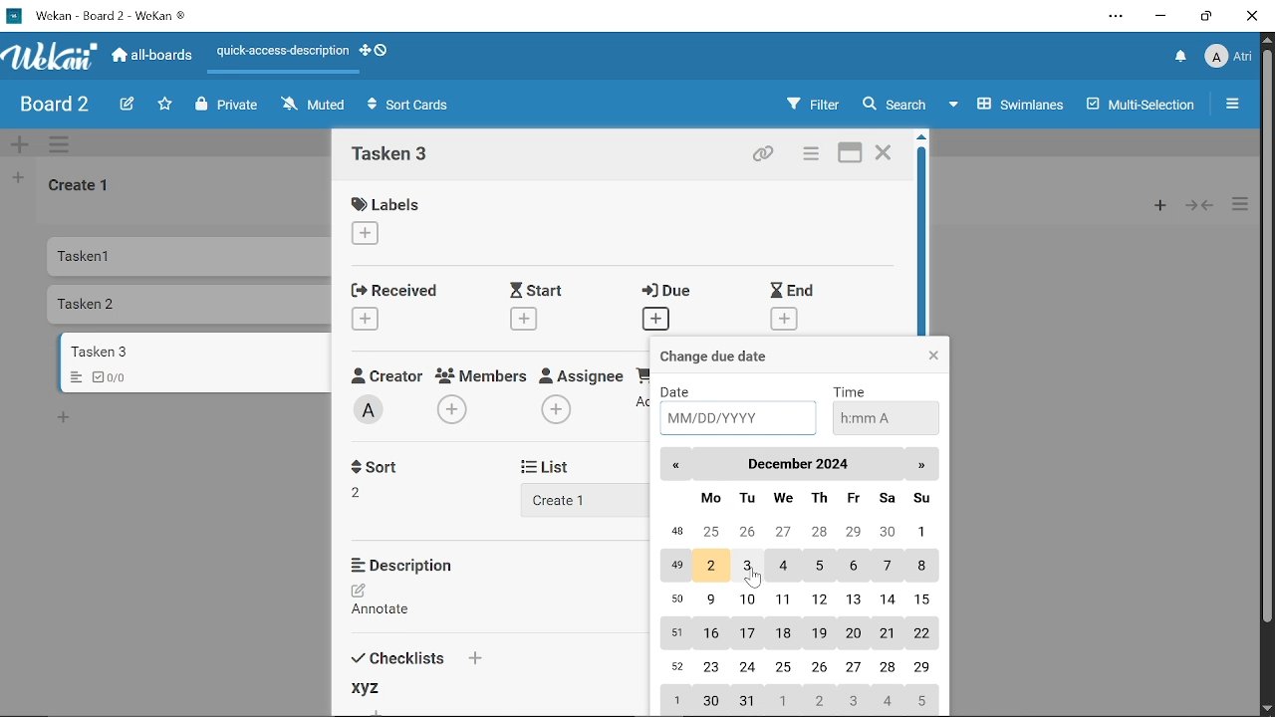 This screenshot has height=717, width=1275. What do you see at coordinates (381, 465) in the screenshot?
I see `Sort` at bounding box center [381, 465].